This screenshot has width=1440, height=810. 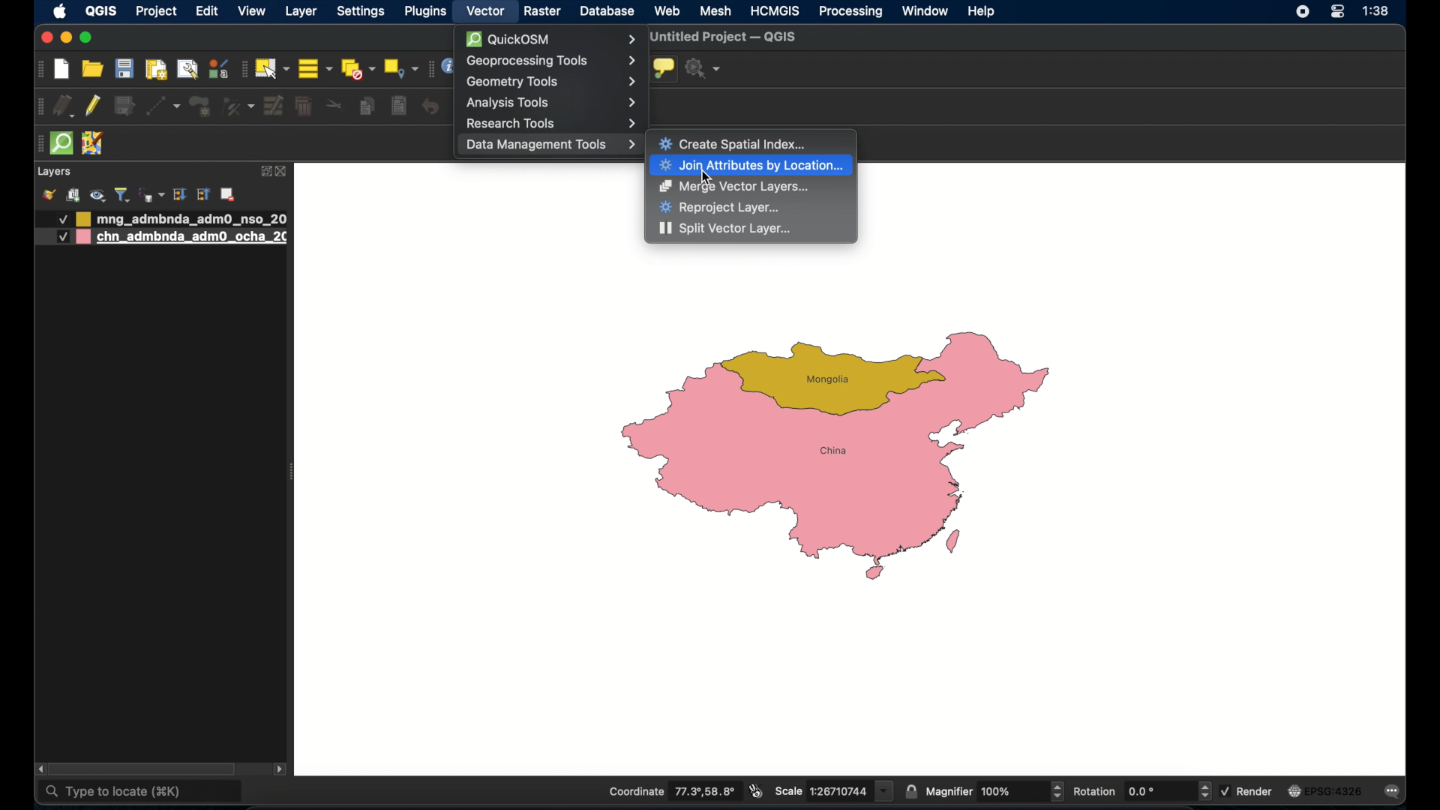 I want to click on expand, so click(x=180, y=194).